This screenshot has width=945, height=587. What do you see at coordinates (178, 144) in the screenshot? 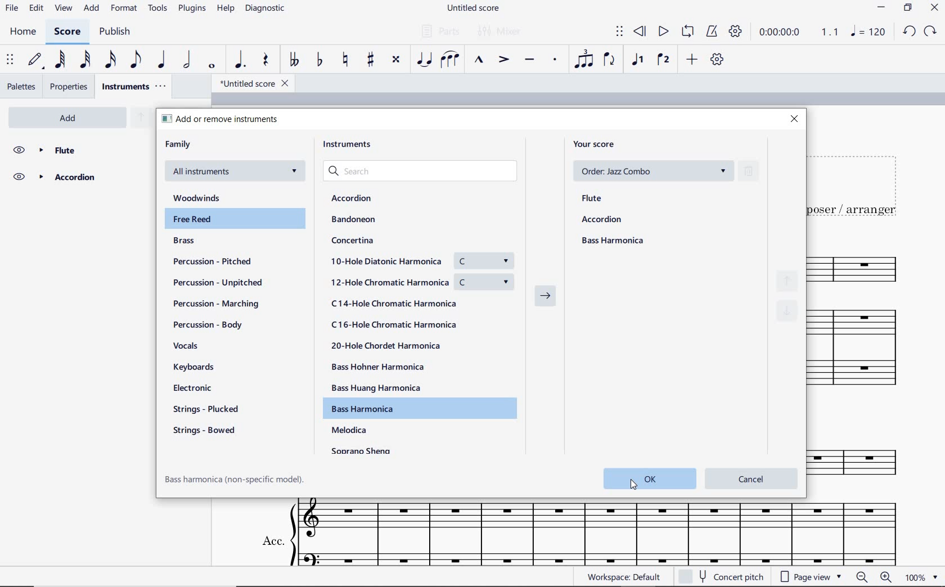
I see `family` at bounding box center [178, 144].